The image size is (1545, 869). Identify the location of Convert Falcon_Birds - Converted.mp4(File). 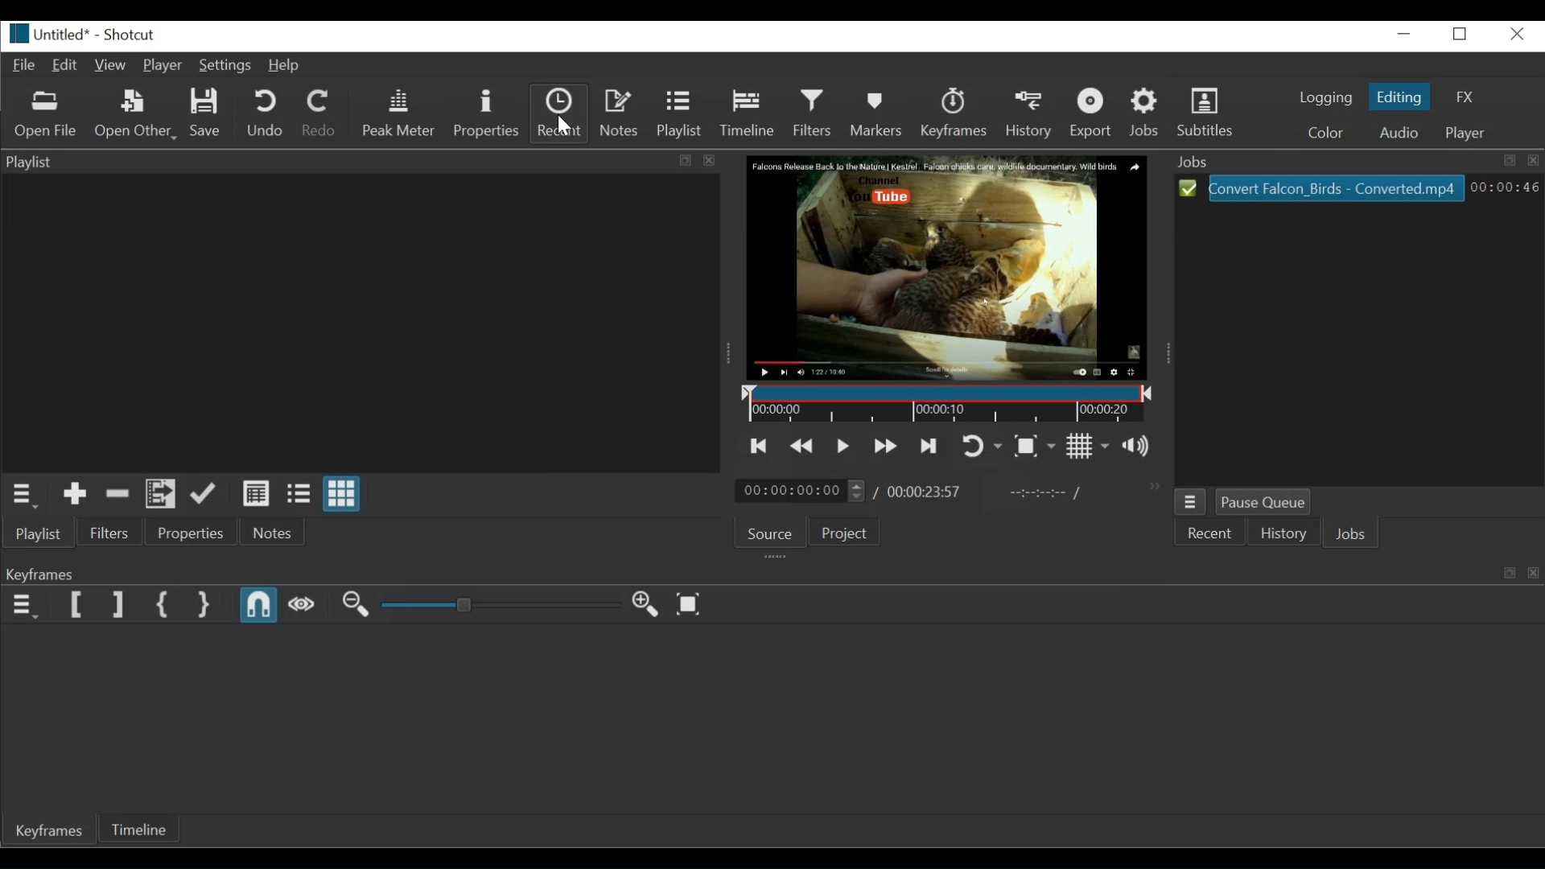
(1317, 189).